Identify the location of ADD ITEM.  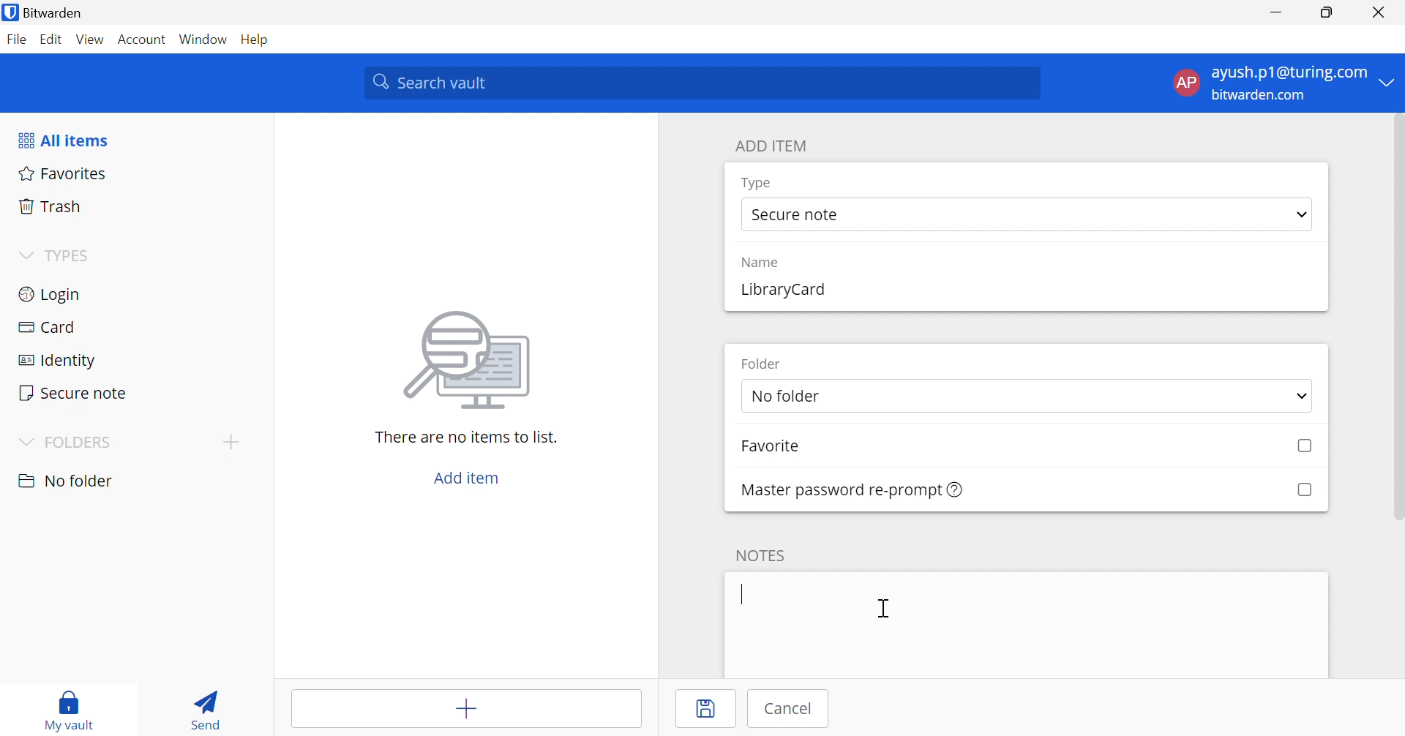
(771, 145).